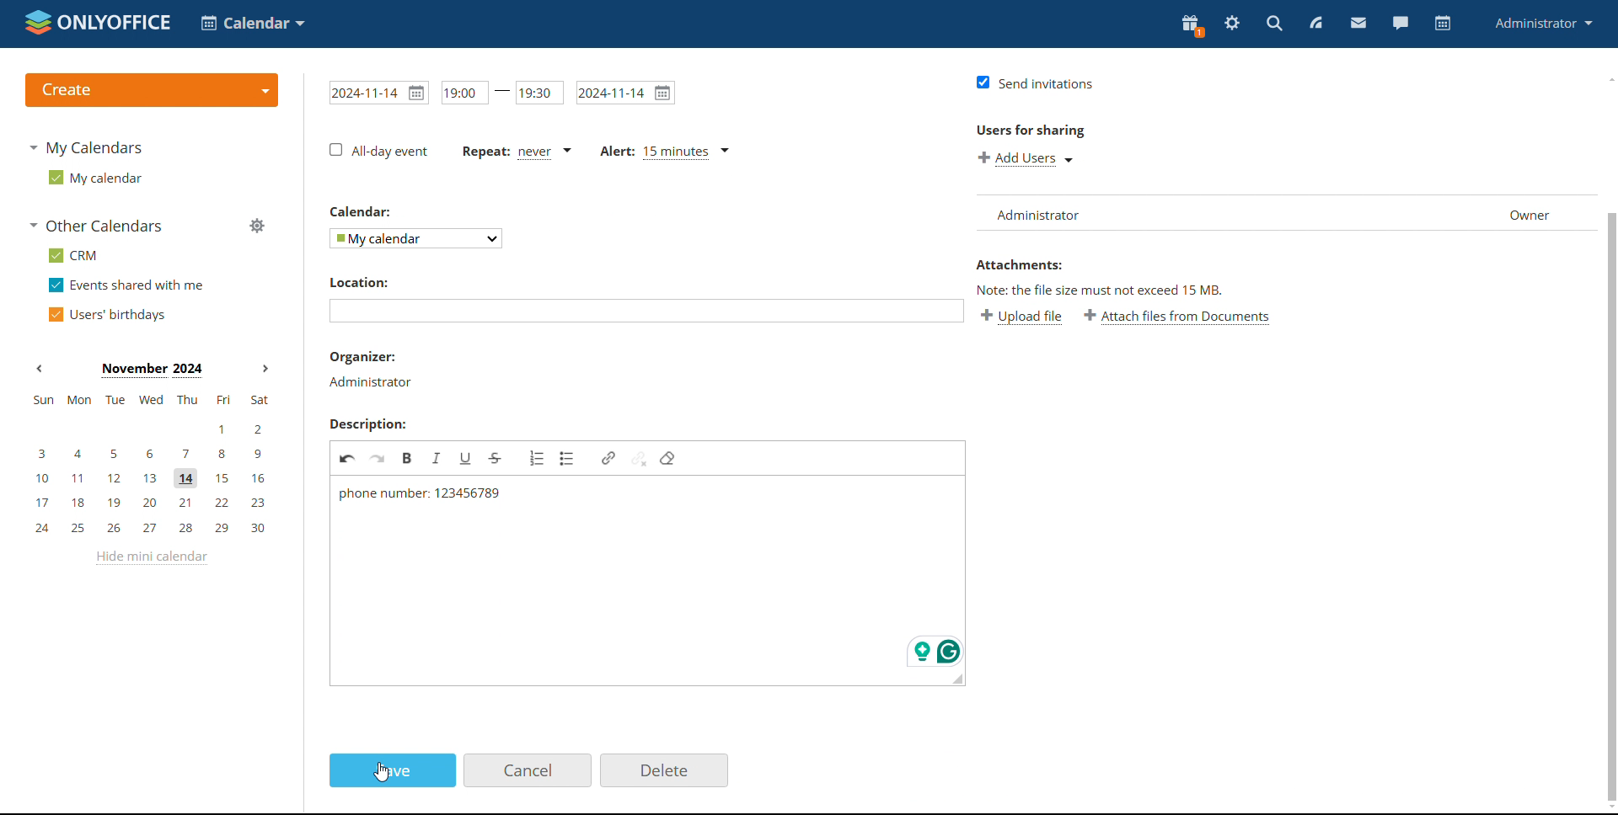  Describe the element at coordinates (1400, 24) in the screenshot. I see `chat` at that location.